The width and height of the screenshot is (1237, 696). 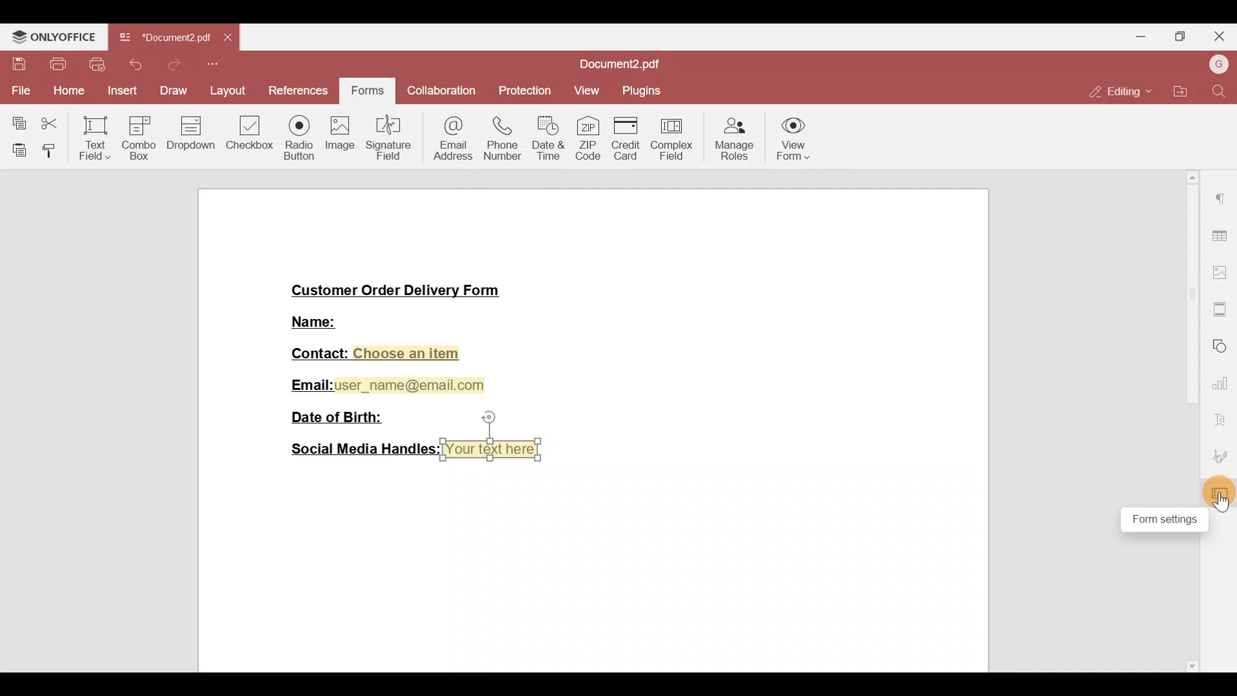 I want to click on Form settings, so click(x=1159, y=521).